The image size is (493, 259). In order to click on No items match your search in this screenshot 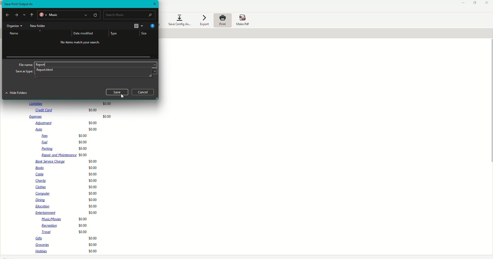, I will do `click(81, 43)`.